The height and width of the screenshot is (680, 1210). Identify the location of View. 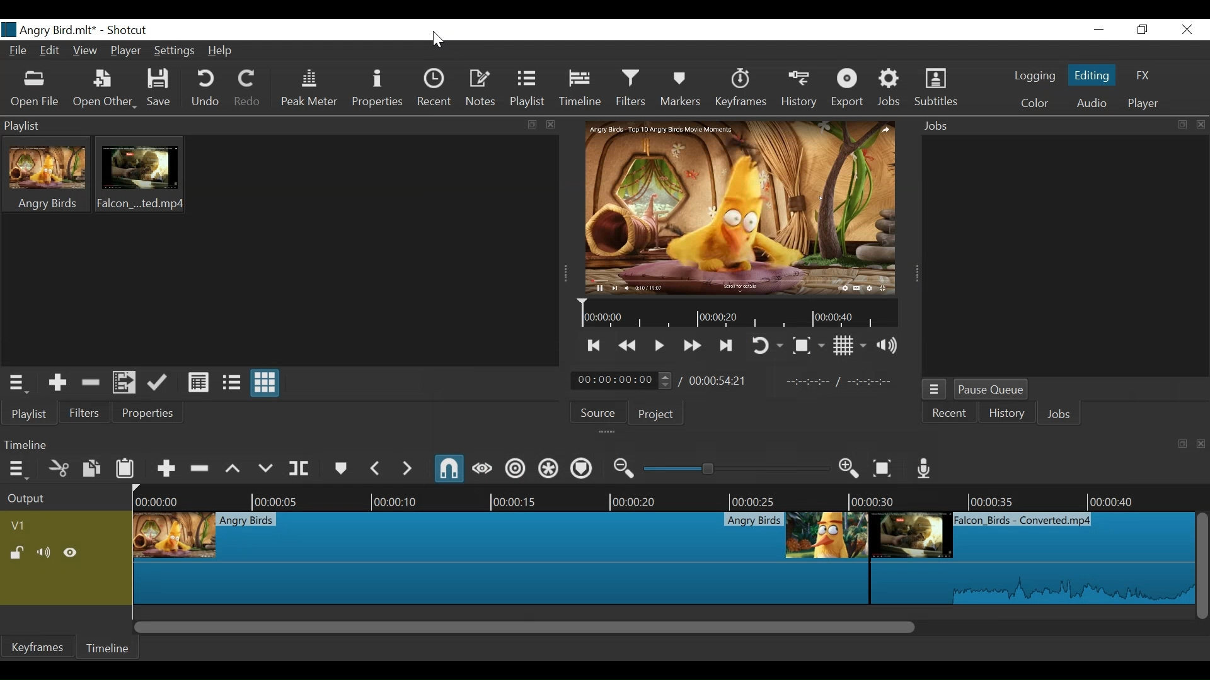
(86, 51).